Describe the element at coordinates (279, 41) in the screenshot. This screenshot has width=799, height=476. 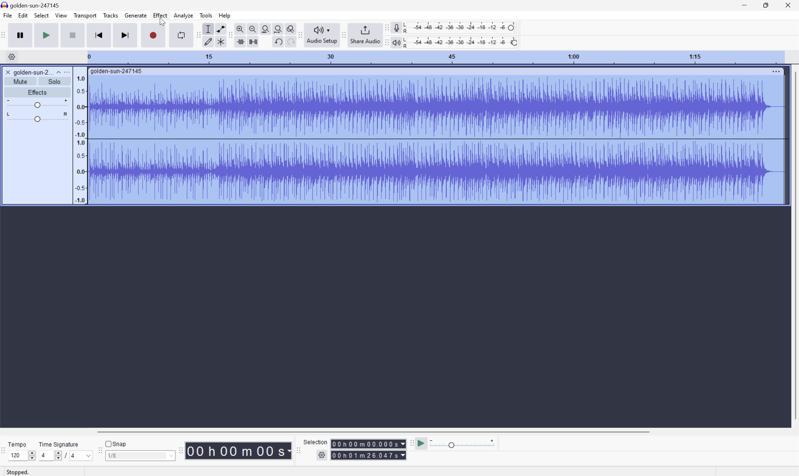
I see `Undo` at that location.